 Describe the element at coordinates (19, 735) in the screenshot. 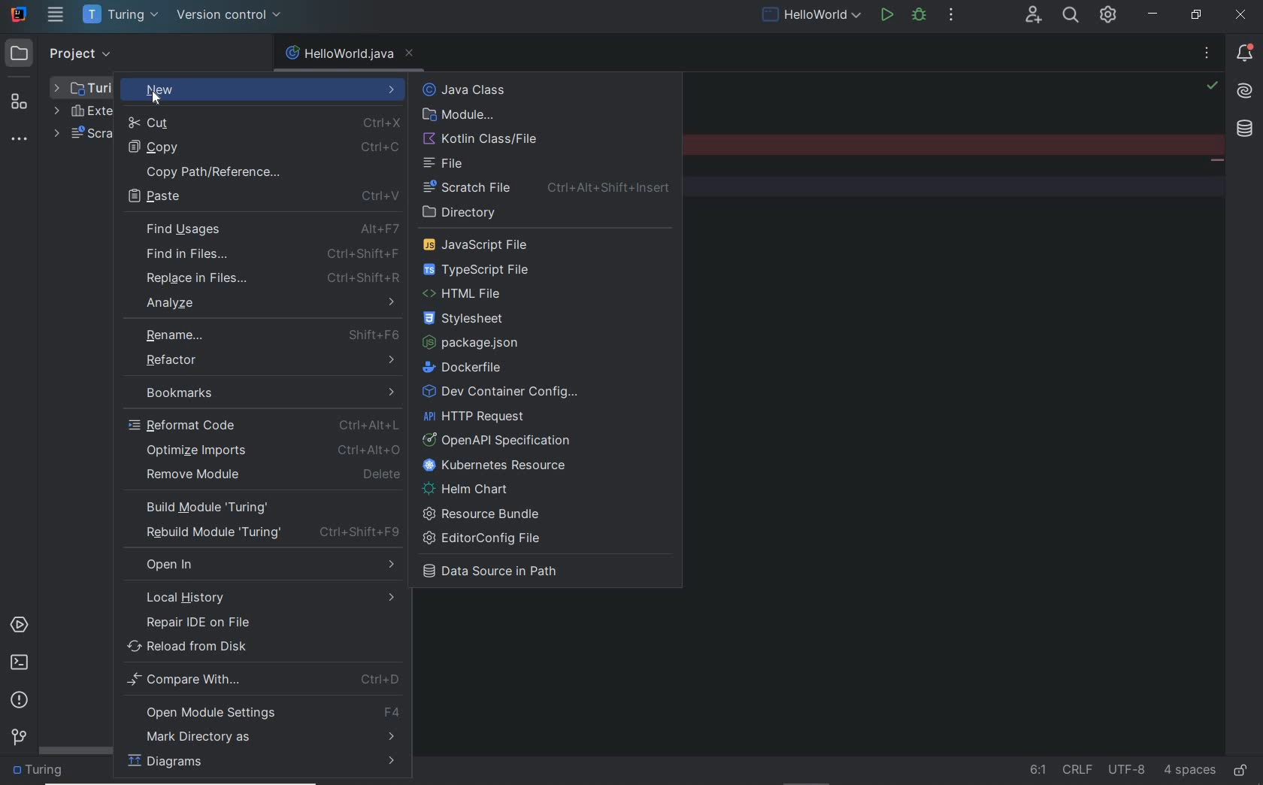

I see `Git` at that location.